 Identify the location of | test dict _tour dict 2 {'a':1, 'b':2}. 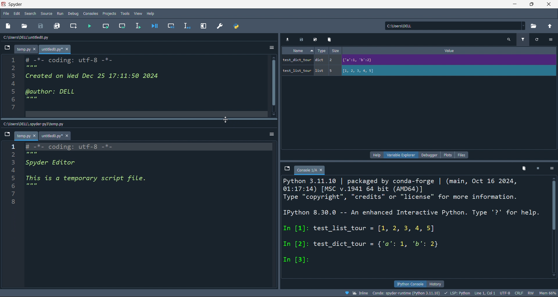
(401, 59).